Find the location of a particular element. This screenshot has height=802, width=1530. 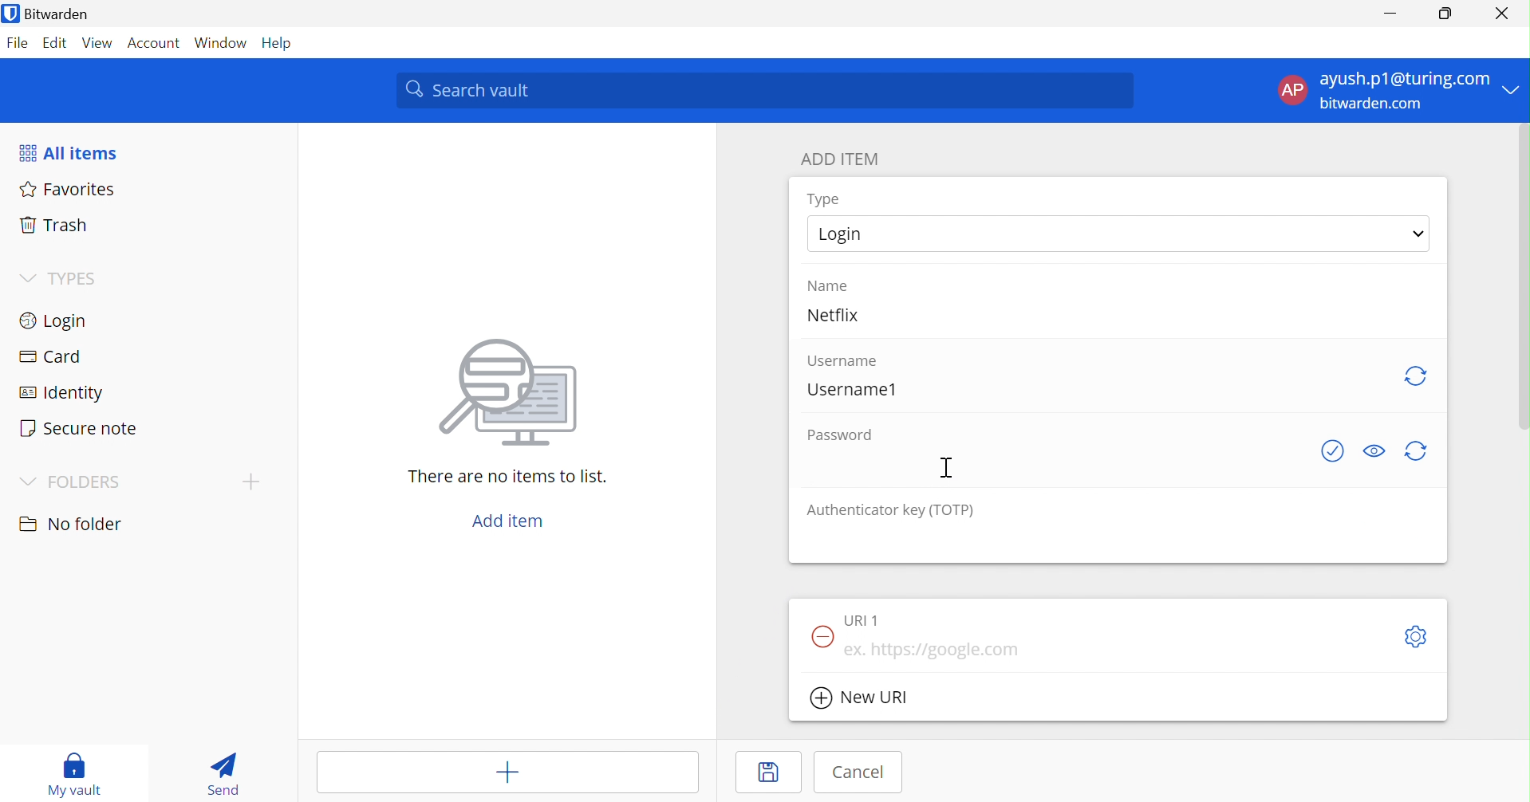

New URl is located at coordinates (861, 697).